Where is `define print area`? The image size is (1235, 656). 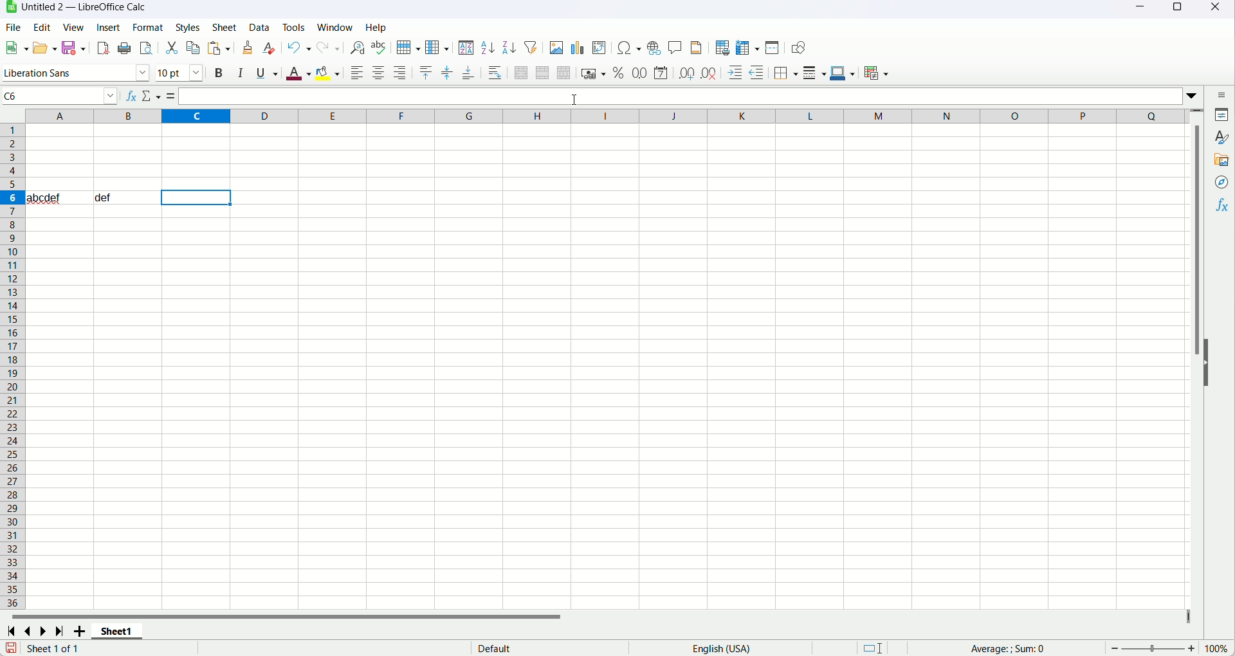
define print area is located at coordinates (721, 48).